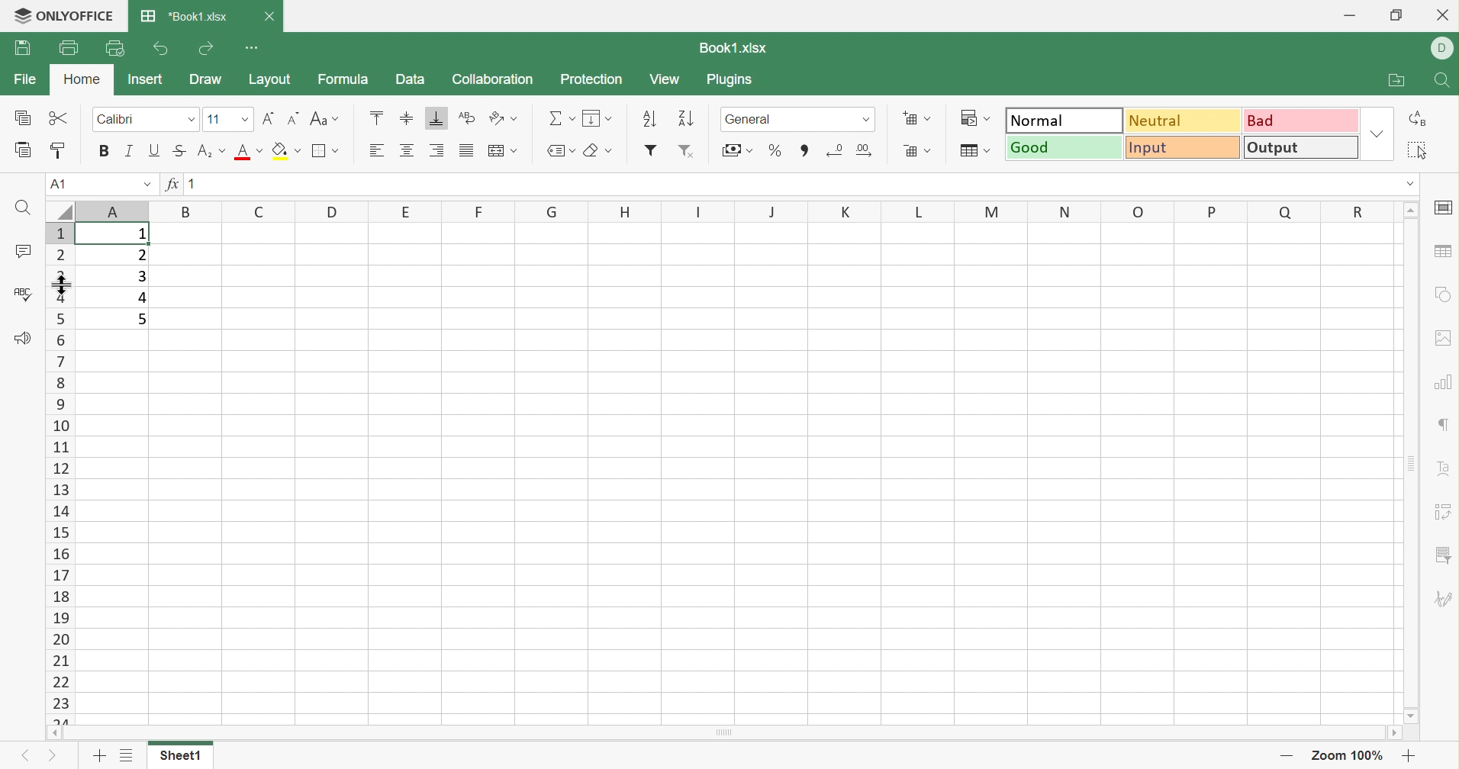 The width and height of the screenshot is (1459, 769). Describe the element at coordinates (118, 244) in the screenshot. I see `cursor` at that location.